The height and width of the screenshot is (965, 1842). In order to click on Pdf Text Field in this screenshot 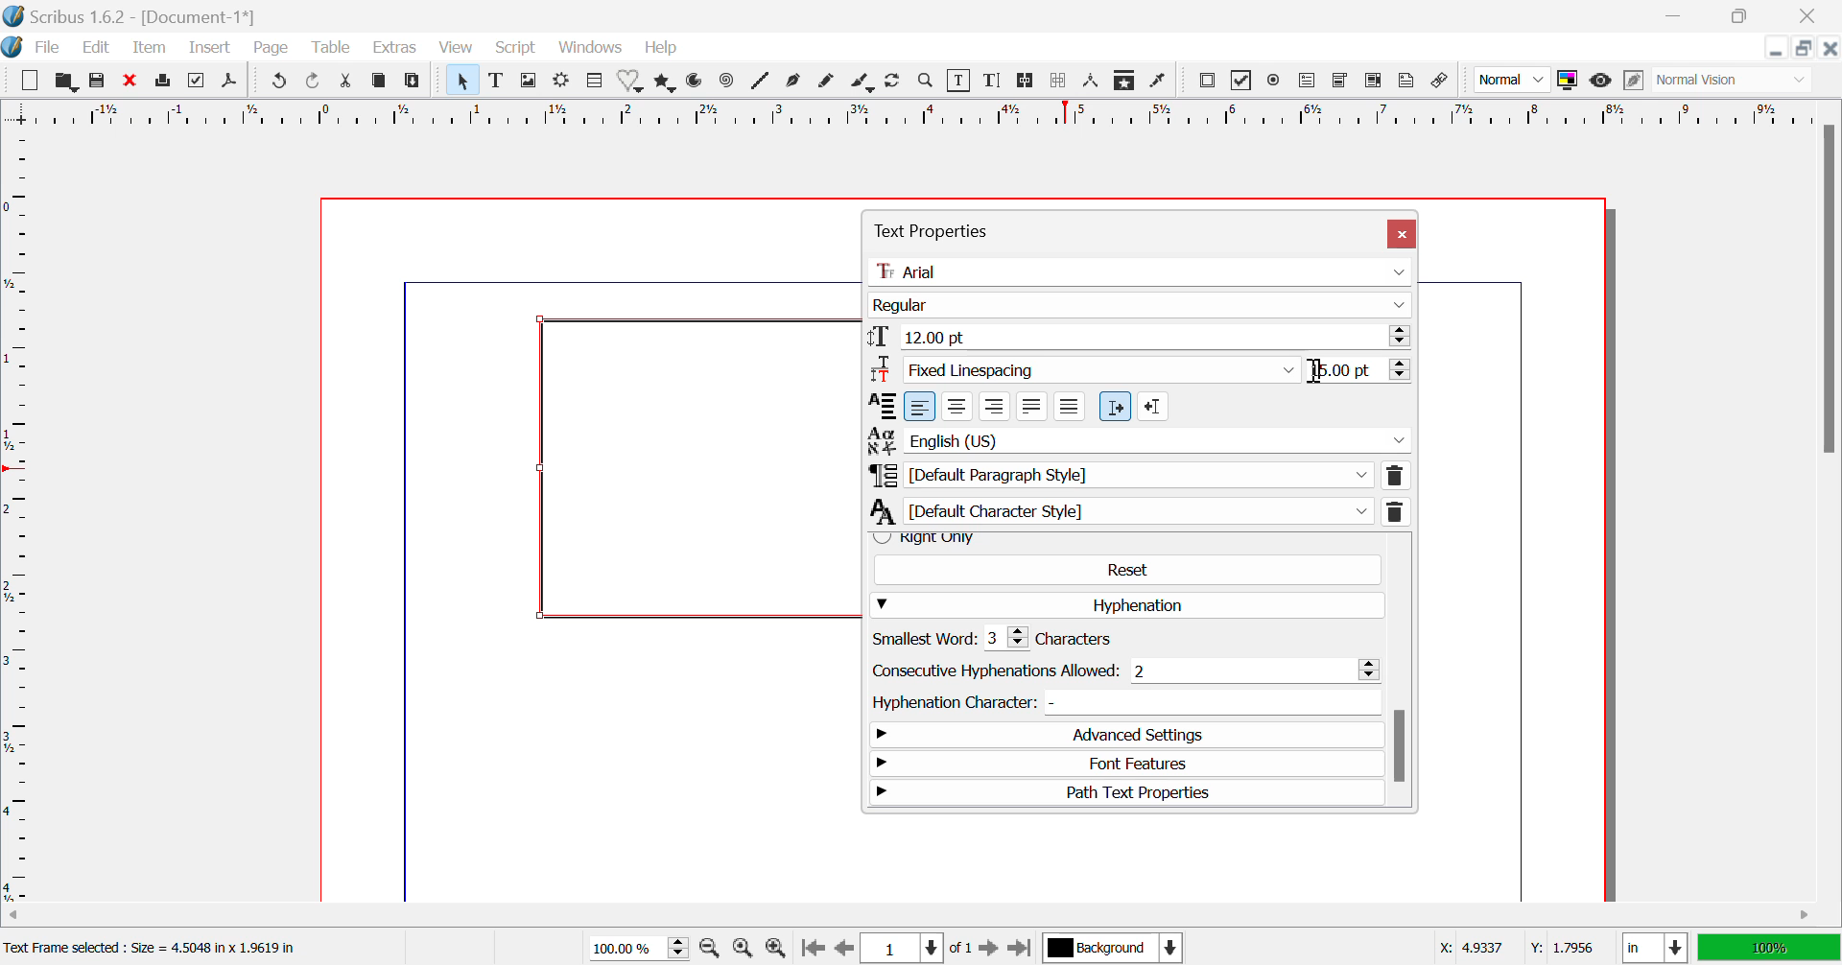, I will do `click(1309, 82)`.